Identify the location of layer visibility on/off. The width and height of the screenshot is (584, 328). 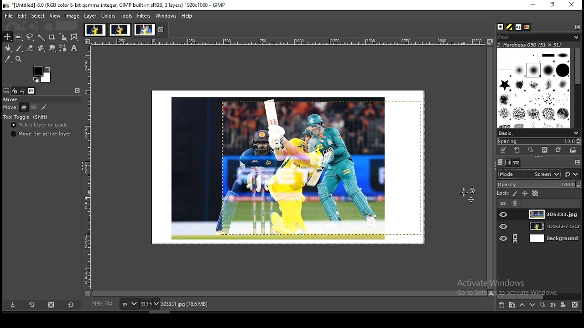
(504, 215).